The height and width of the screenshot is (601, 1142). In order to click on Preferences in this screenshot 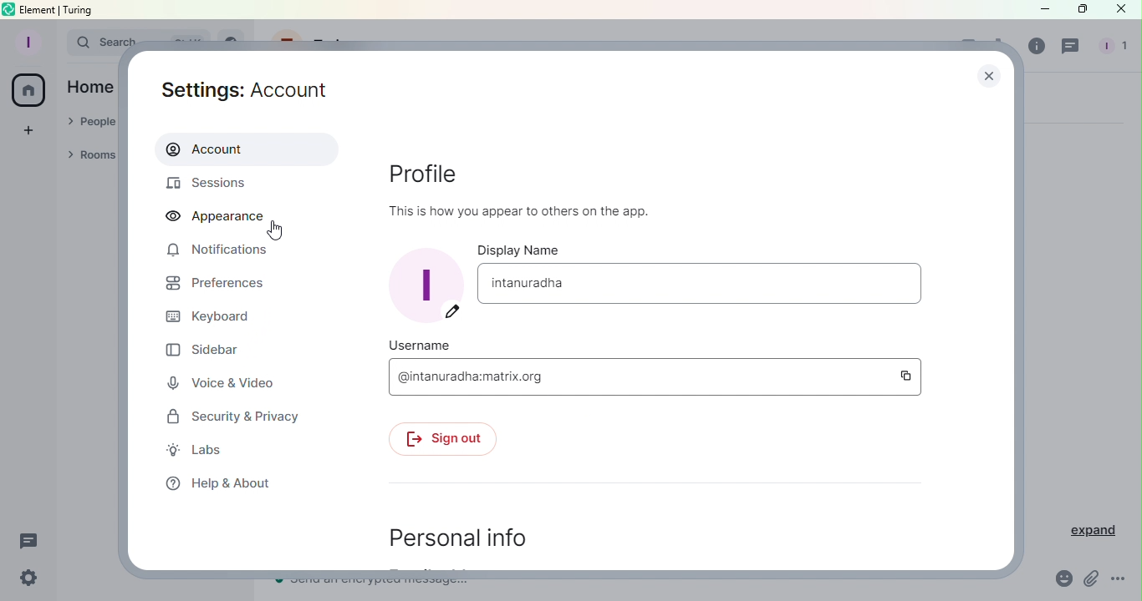, I will do `click(215, 285)`.